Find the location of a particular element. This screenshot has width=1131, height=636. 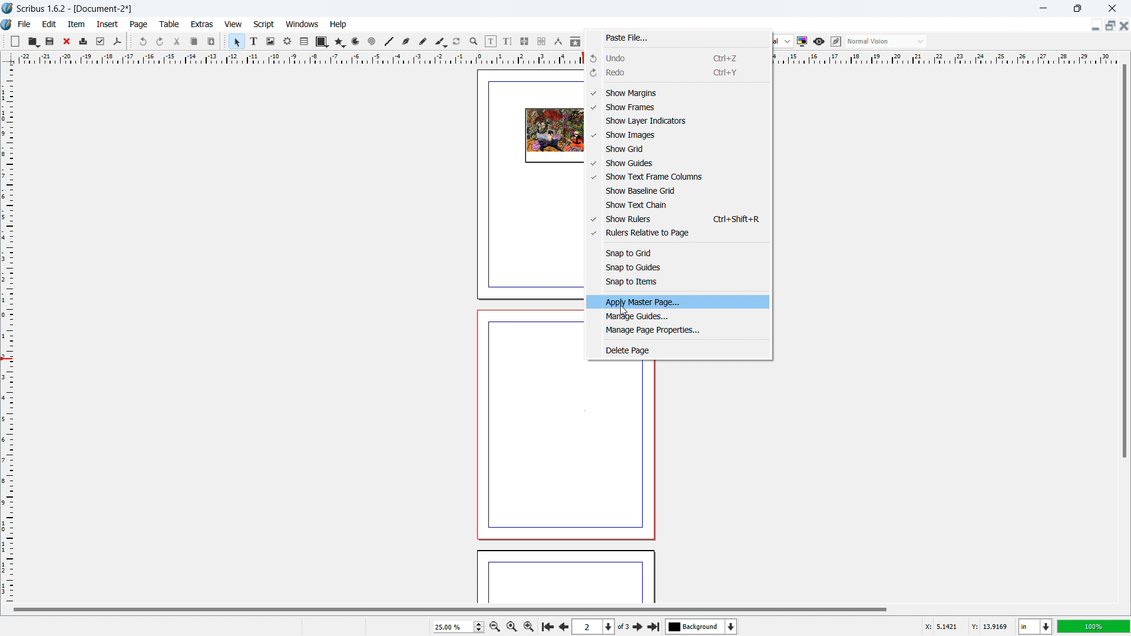

image frame is located at coordinates (270, 41).